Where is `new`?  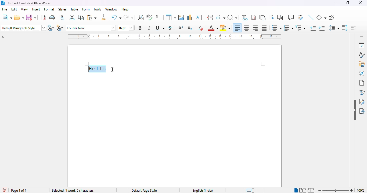 new is located at coordinates (7, 17).